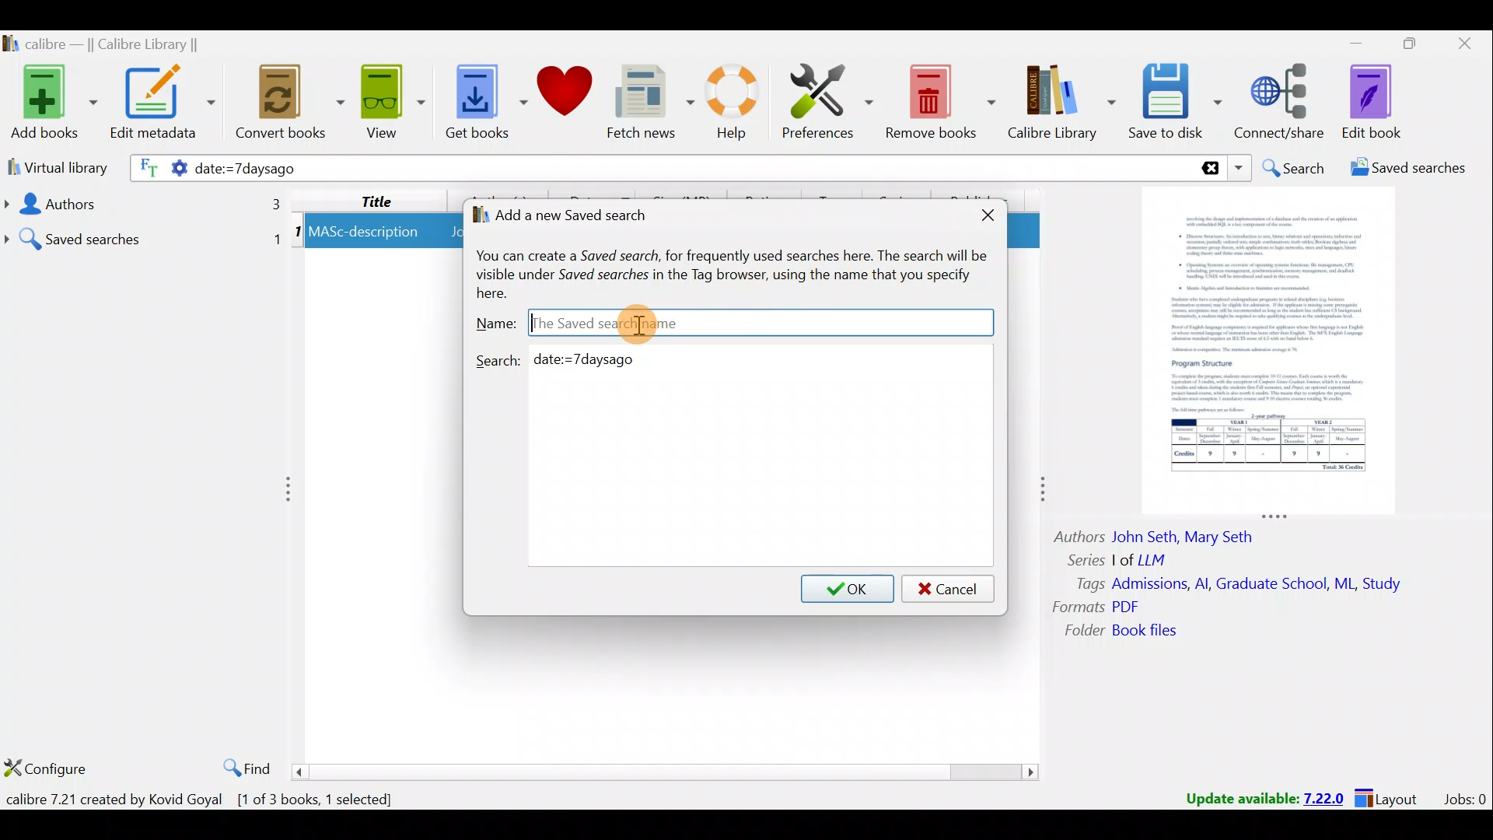  I want to click on Cursor, so click(640, 324).